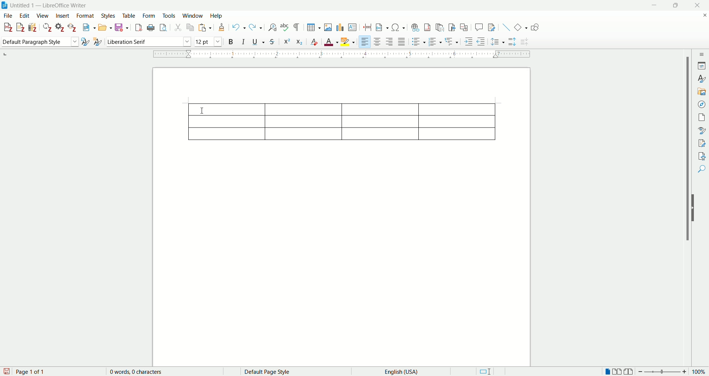  Describe the element at coordinates (390, 42) in the screenshot. I see `align right` at that location.